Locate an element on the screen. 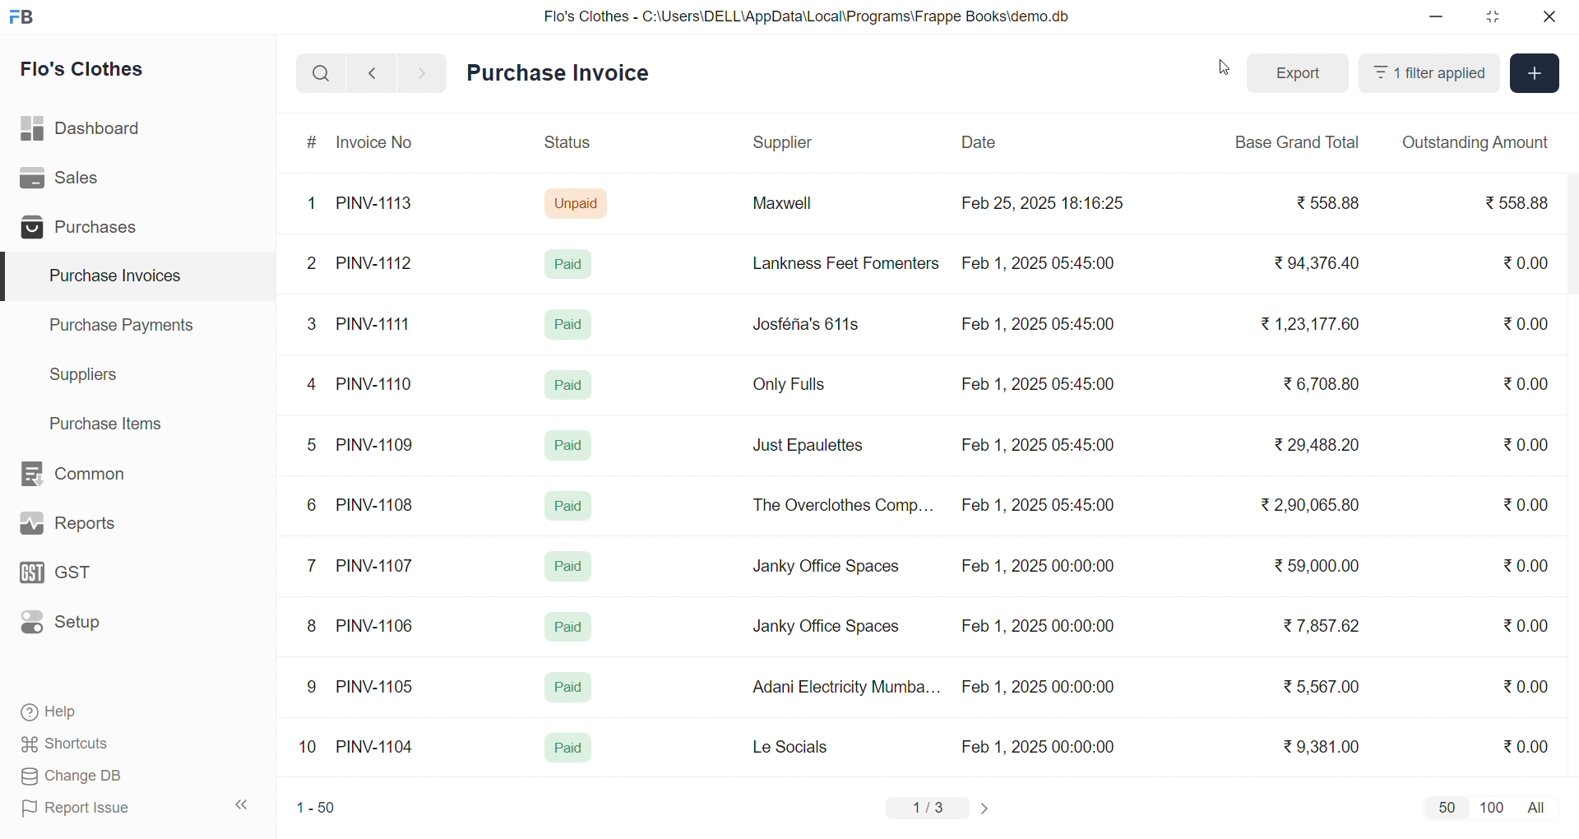 The image size is (1579, 839). ₹1,23,177.60 is located at coordinates (1308, 322).